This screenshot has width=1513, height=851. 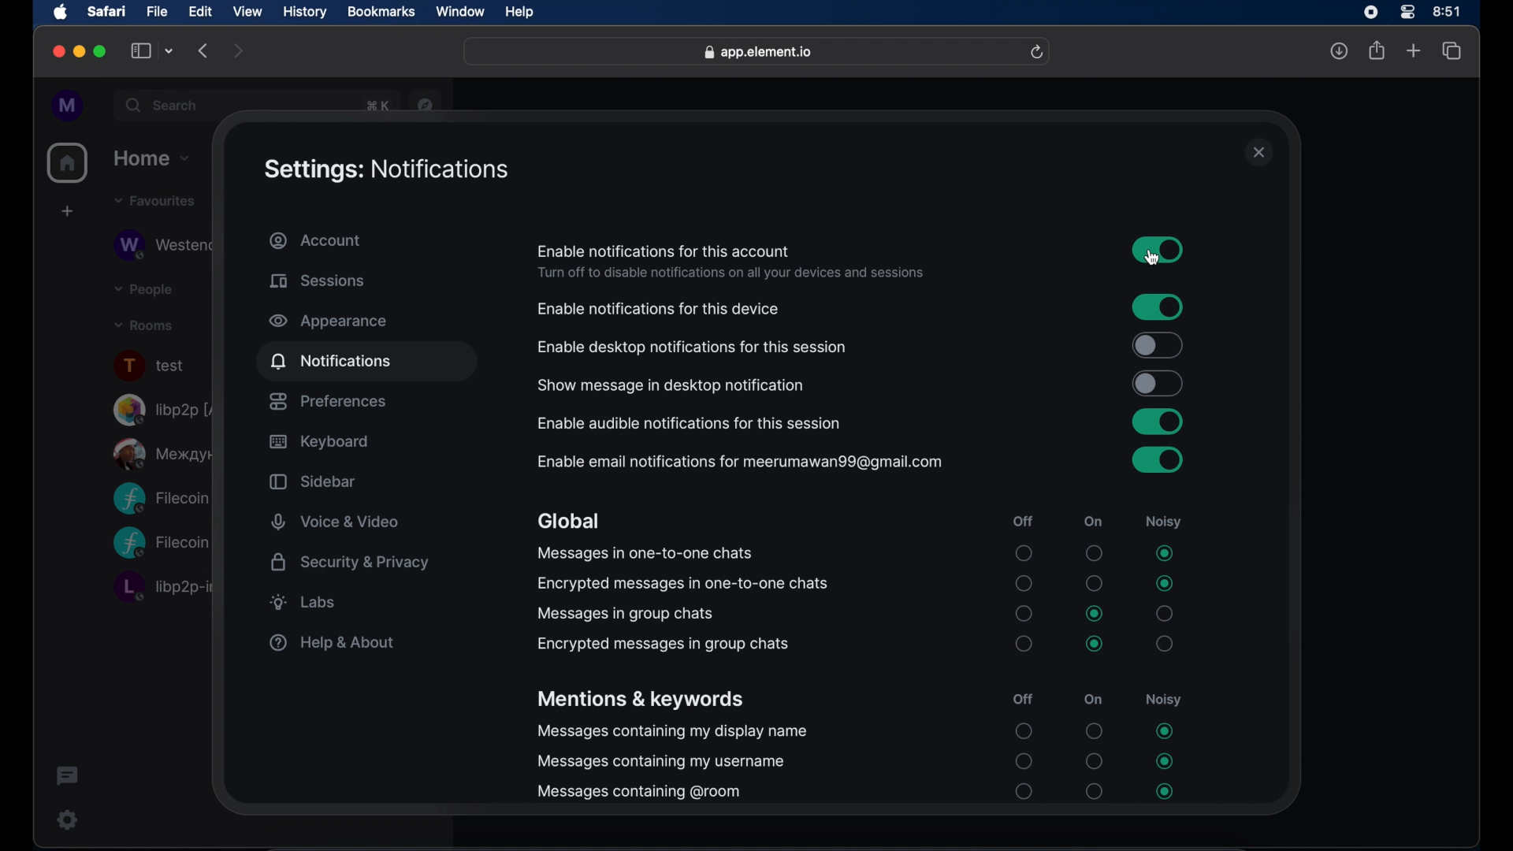 What do you see at coordinates (569, 521) in the screenshot?
I see `global` at bounding box center [569, 521].